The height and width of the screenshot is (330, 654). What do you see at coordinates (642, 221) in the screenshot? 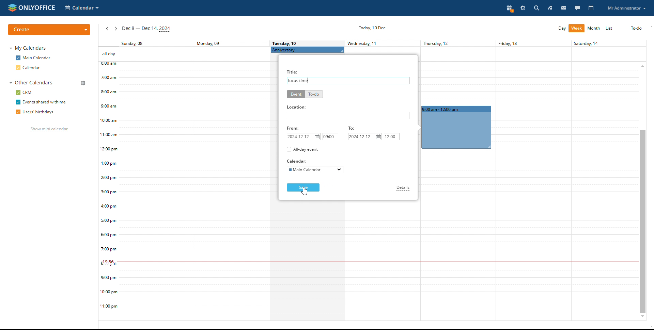
I see `scrollbar` at bounding box center [642, 221].